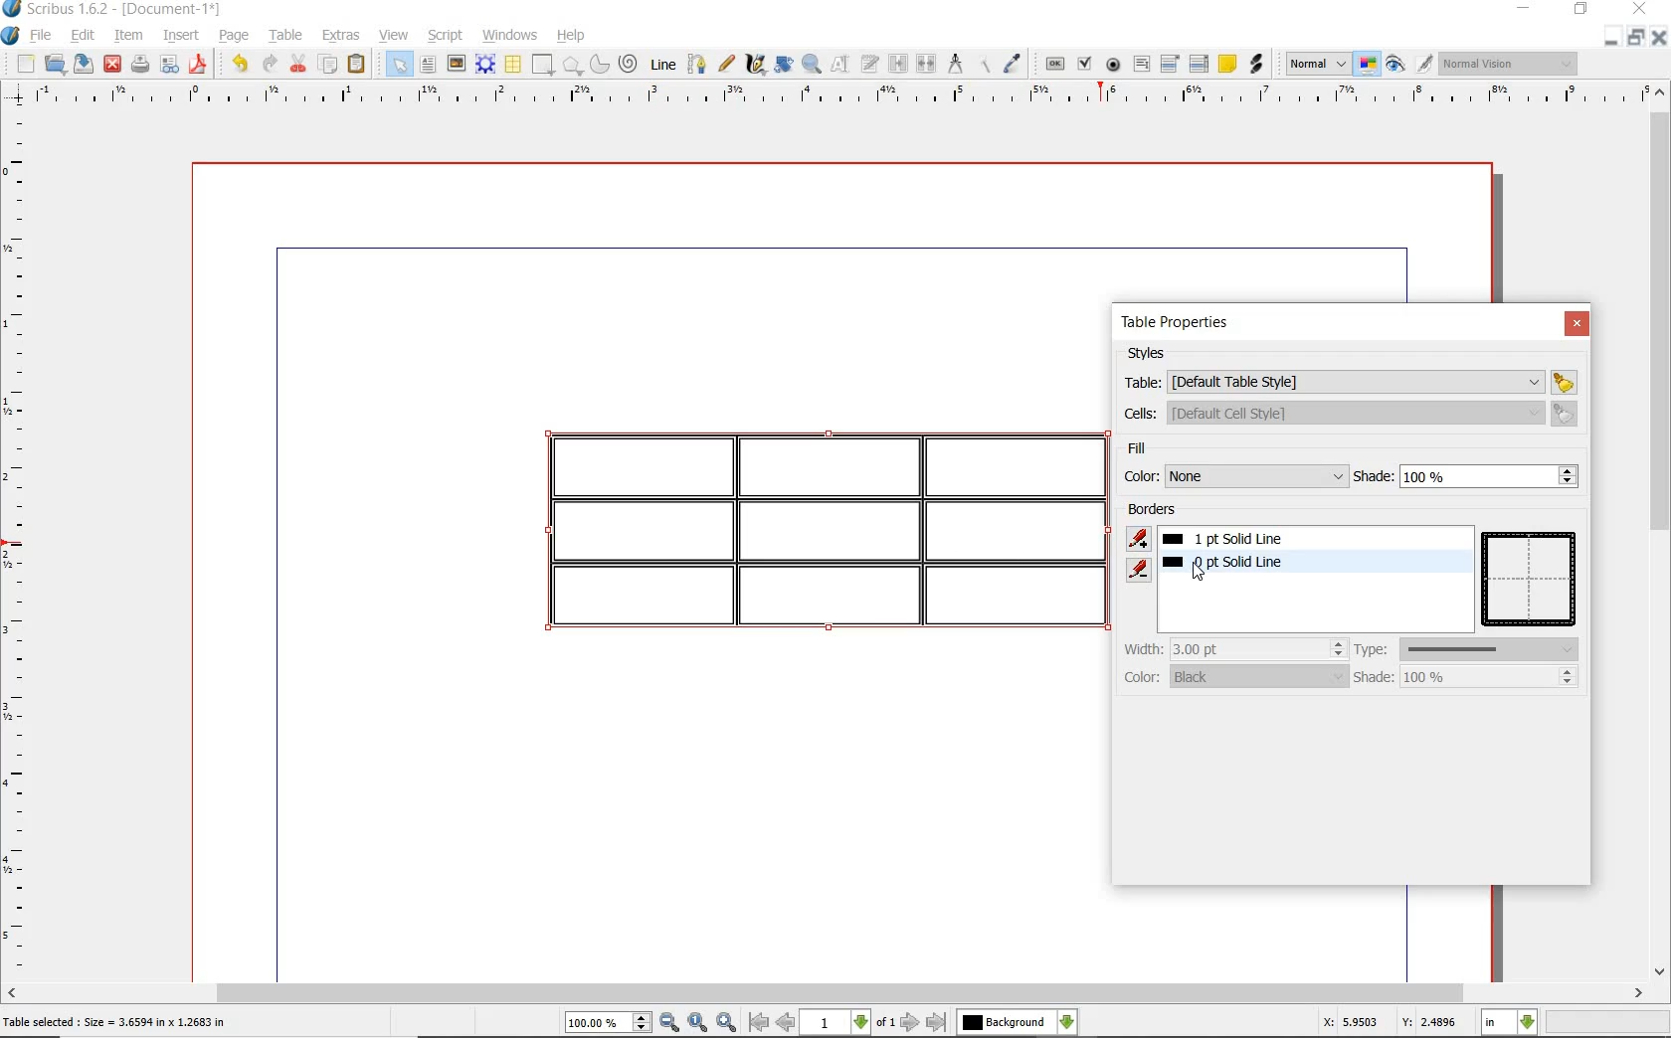 Image resolution: width=1671 pixels, height=1038 pixels. Describe the element at coordinates (754, 64) in the screenshot. I see `calligraphic line` at that location.